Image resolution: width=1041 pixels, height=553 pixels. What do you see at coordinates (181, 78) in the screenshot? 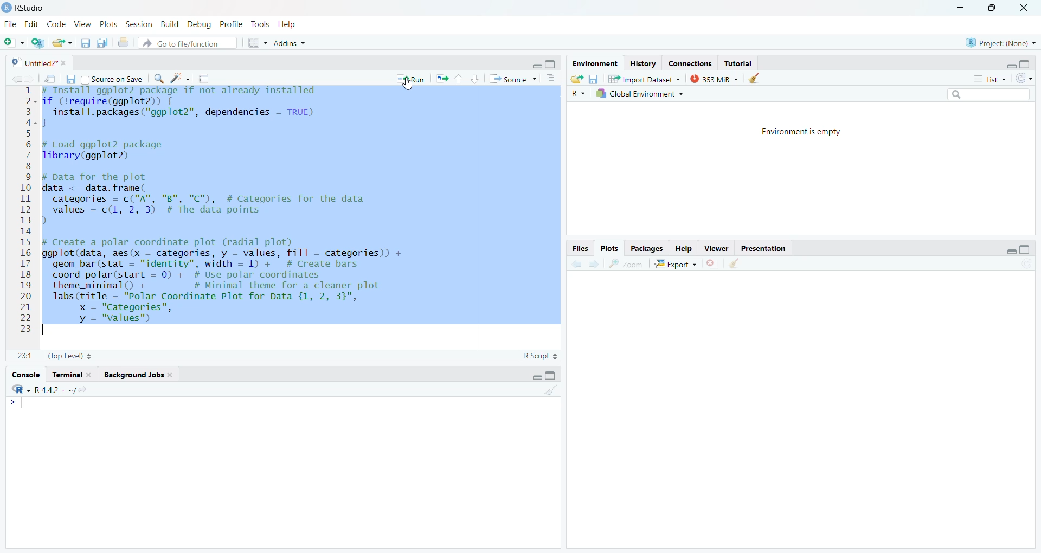
I see `code tools` at bounding box center [181, 78].